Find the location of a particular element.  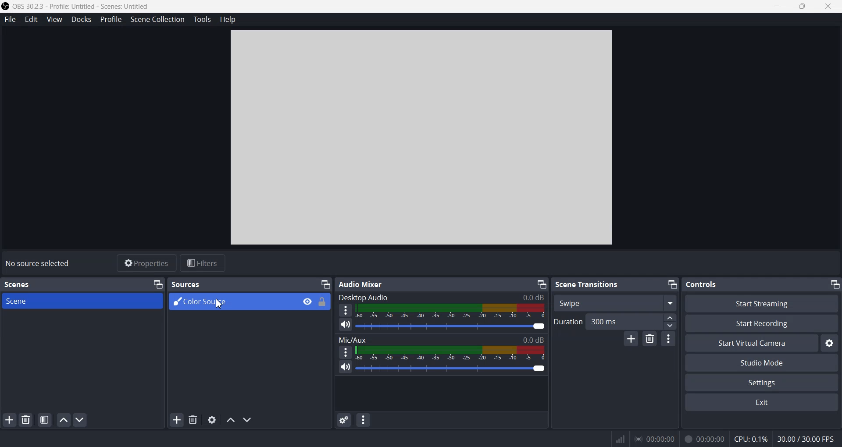

Move Scene UP is located at coordinates (64, 420).